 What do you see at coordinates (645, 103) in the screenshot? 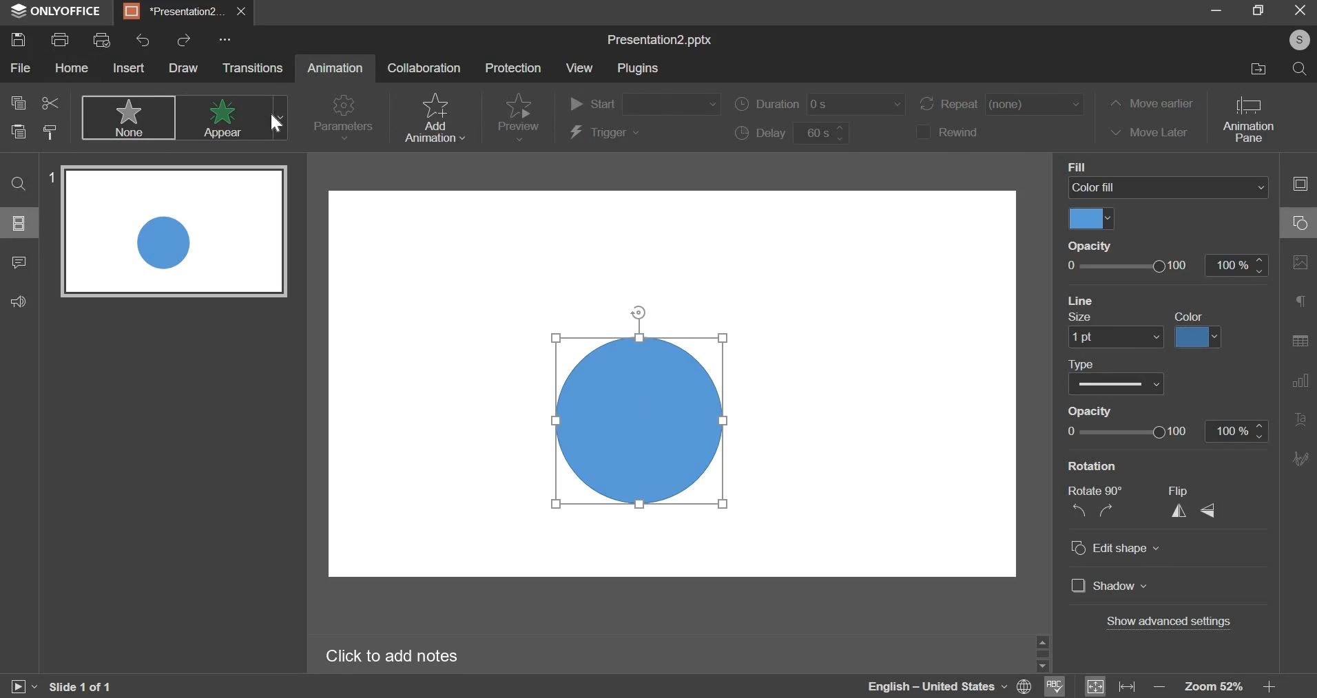
I see `start` at bounding box center [645, 103].